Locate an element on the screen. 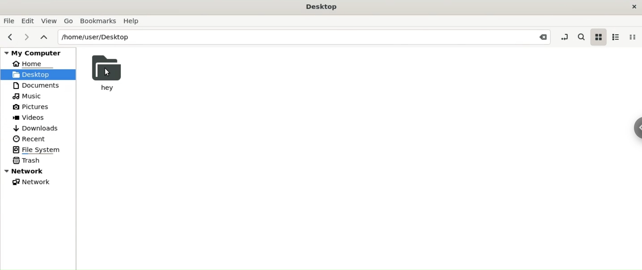 This screenshot has width=642, height=270. Sidebar is located at coordinates (635, 134).